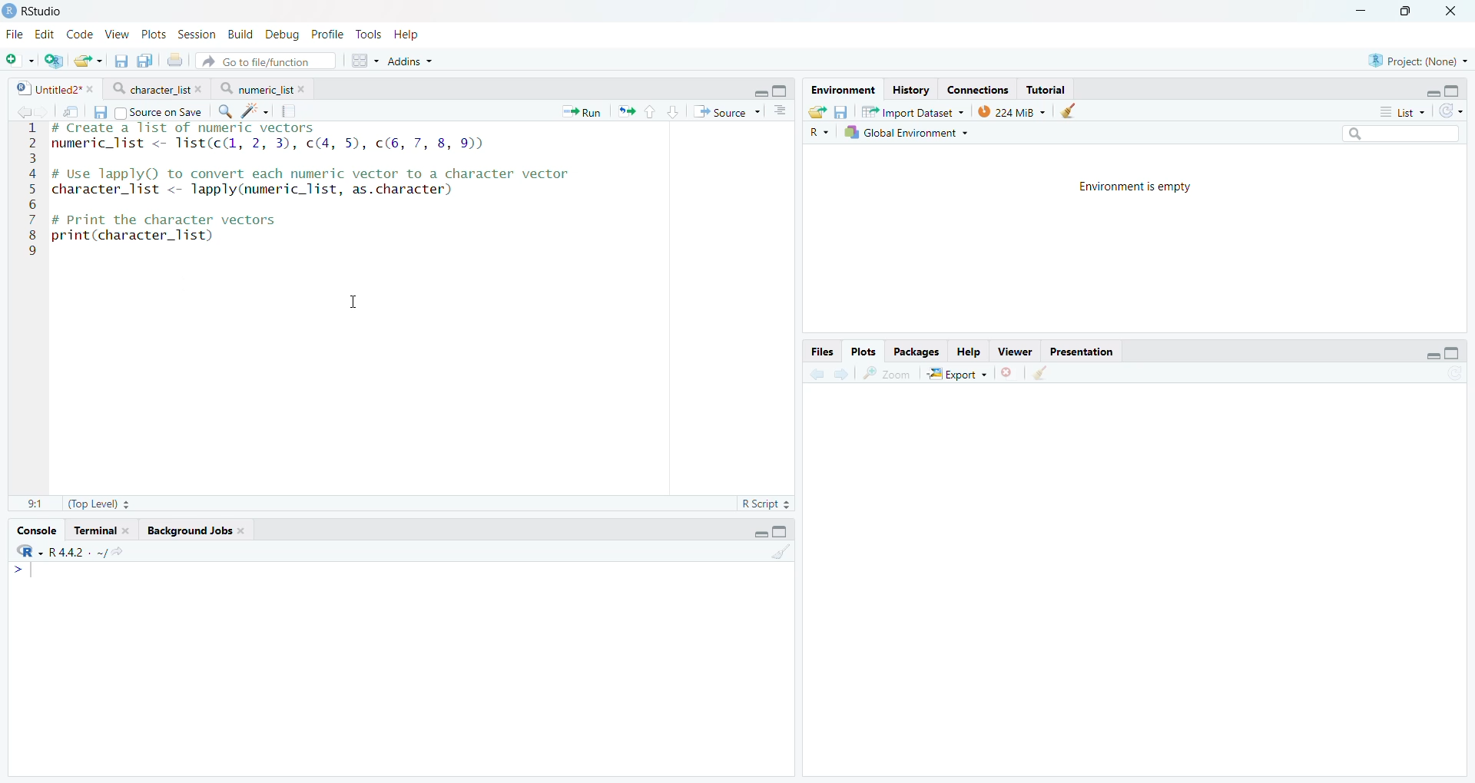 Image resolution: width=1475 pixels, height=783 pixels. Describe the element at coordinates (121, 61) in the screenshot. I see `Save current file` at that location.